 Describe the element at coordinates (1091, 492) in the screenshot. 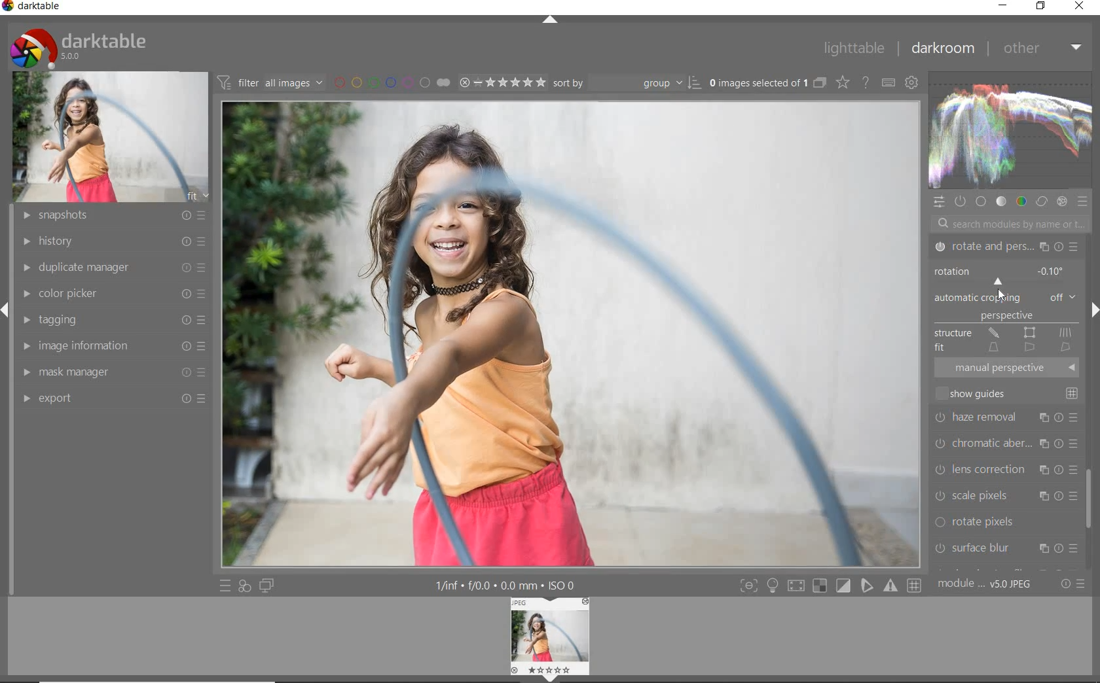

I see `scrollbar` at that location.